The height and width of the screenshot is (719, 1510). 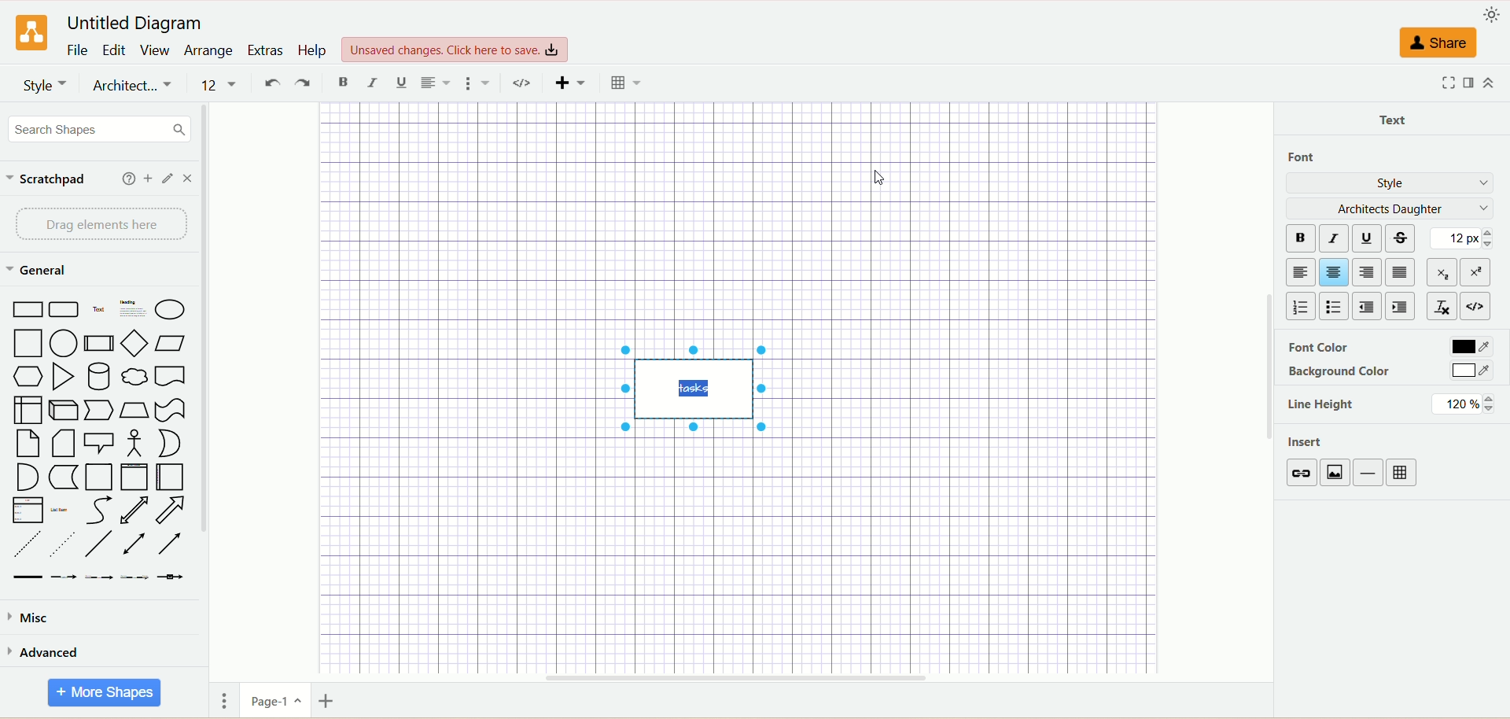 What do you see at coordinates (170, 477) in the screenshot?
I see `Horizontal Page` at bounding box center [170, 477].